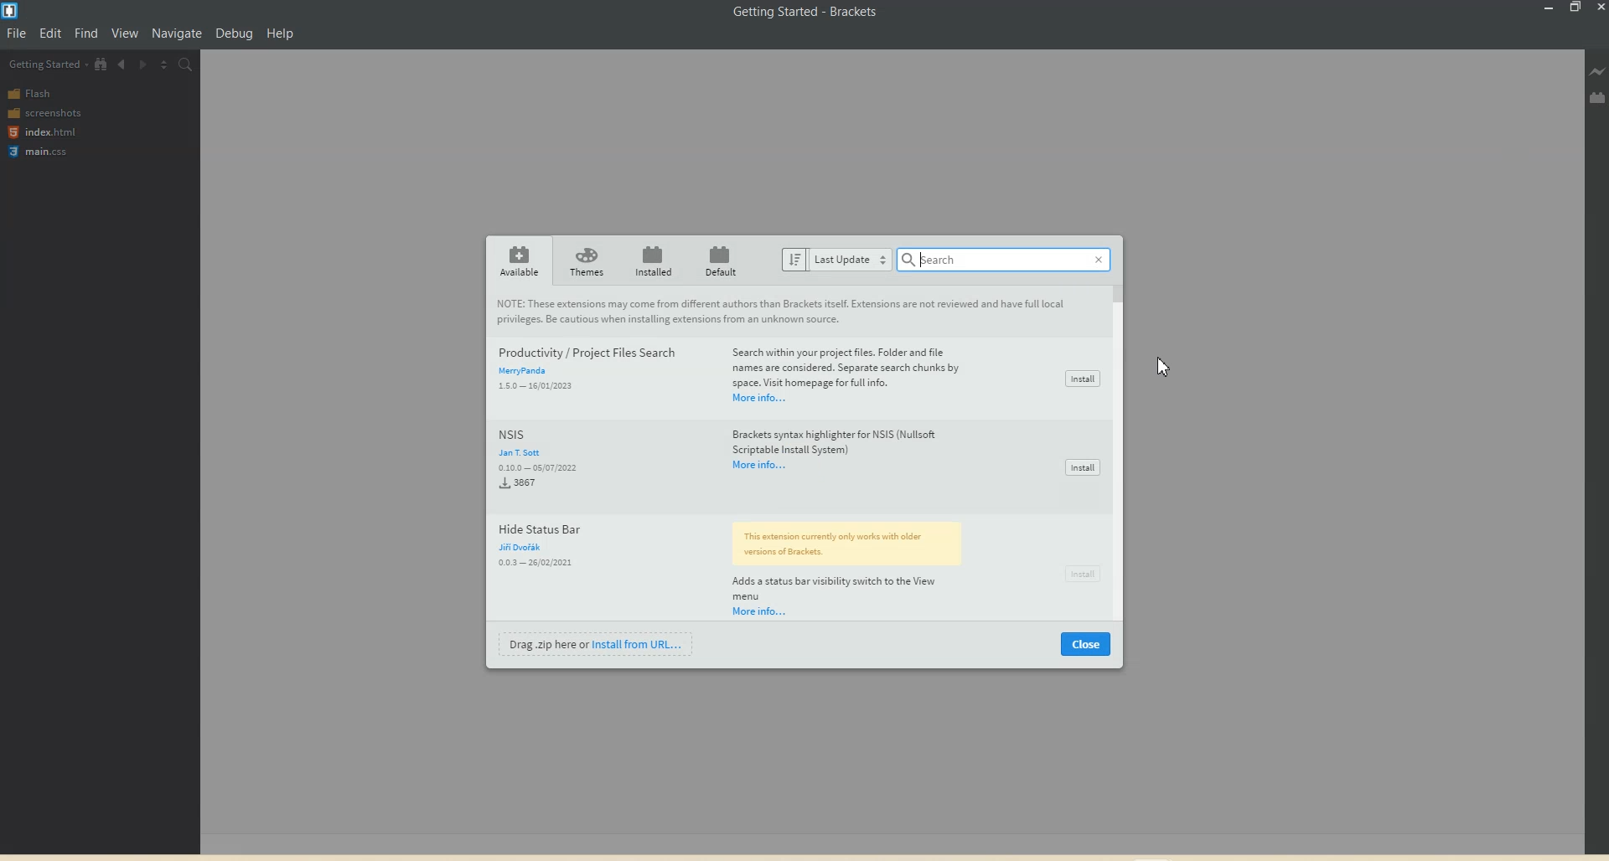 The width and height of the screenshot is (1609, 861). I want to click on Getting Started, so click(48, 64).